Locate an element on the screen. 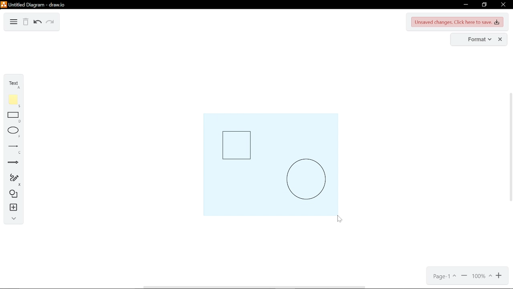 This screenshot has height=289, width=513. untitled duagram - draw.io is located at coordinates (36, 5).